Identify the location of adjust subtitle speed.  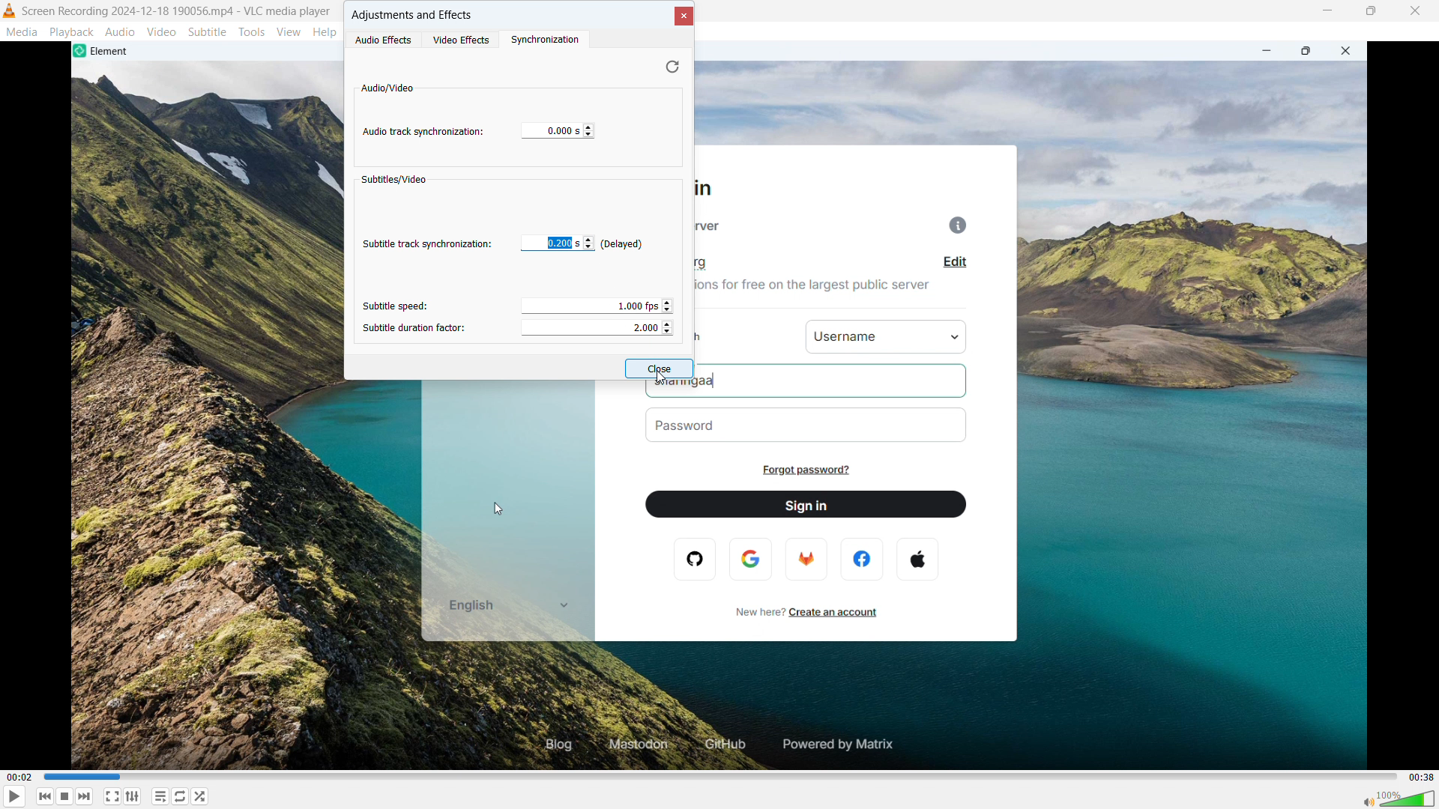
(596, 306).